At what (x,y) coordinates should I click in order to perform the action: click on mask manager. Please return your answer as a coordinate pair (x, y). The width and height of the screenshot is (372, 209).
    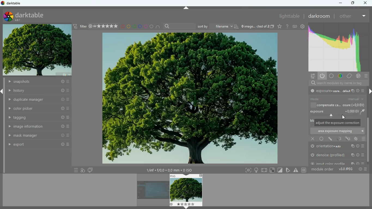
    Looking at the image, I should click on (36, 136).